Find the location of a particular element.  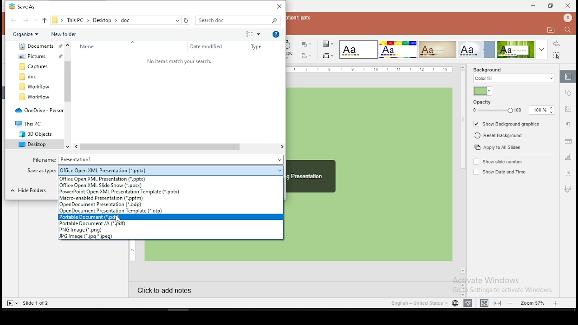

Date Modified is located at coordinates (206, 46).